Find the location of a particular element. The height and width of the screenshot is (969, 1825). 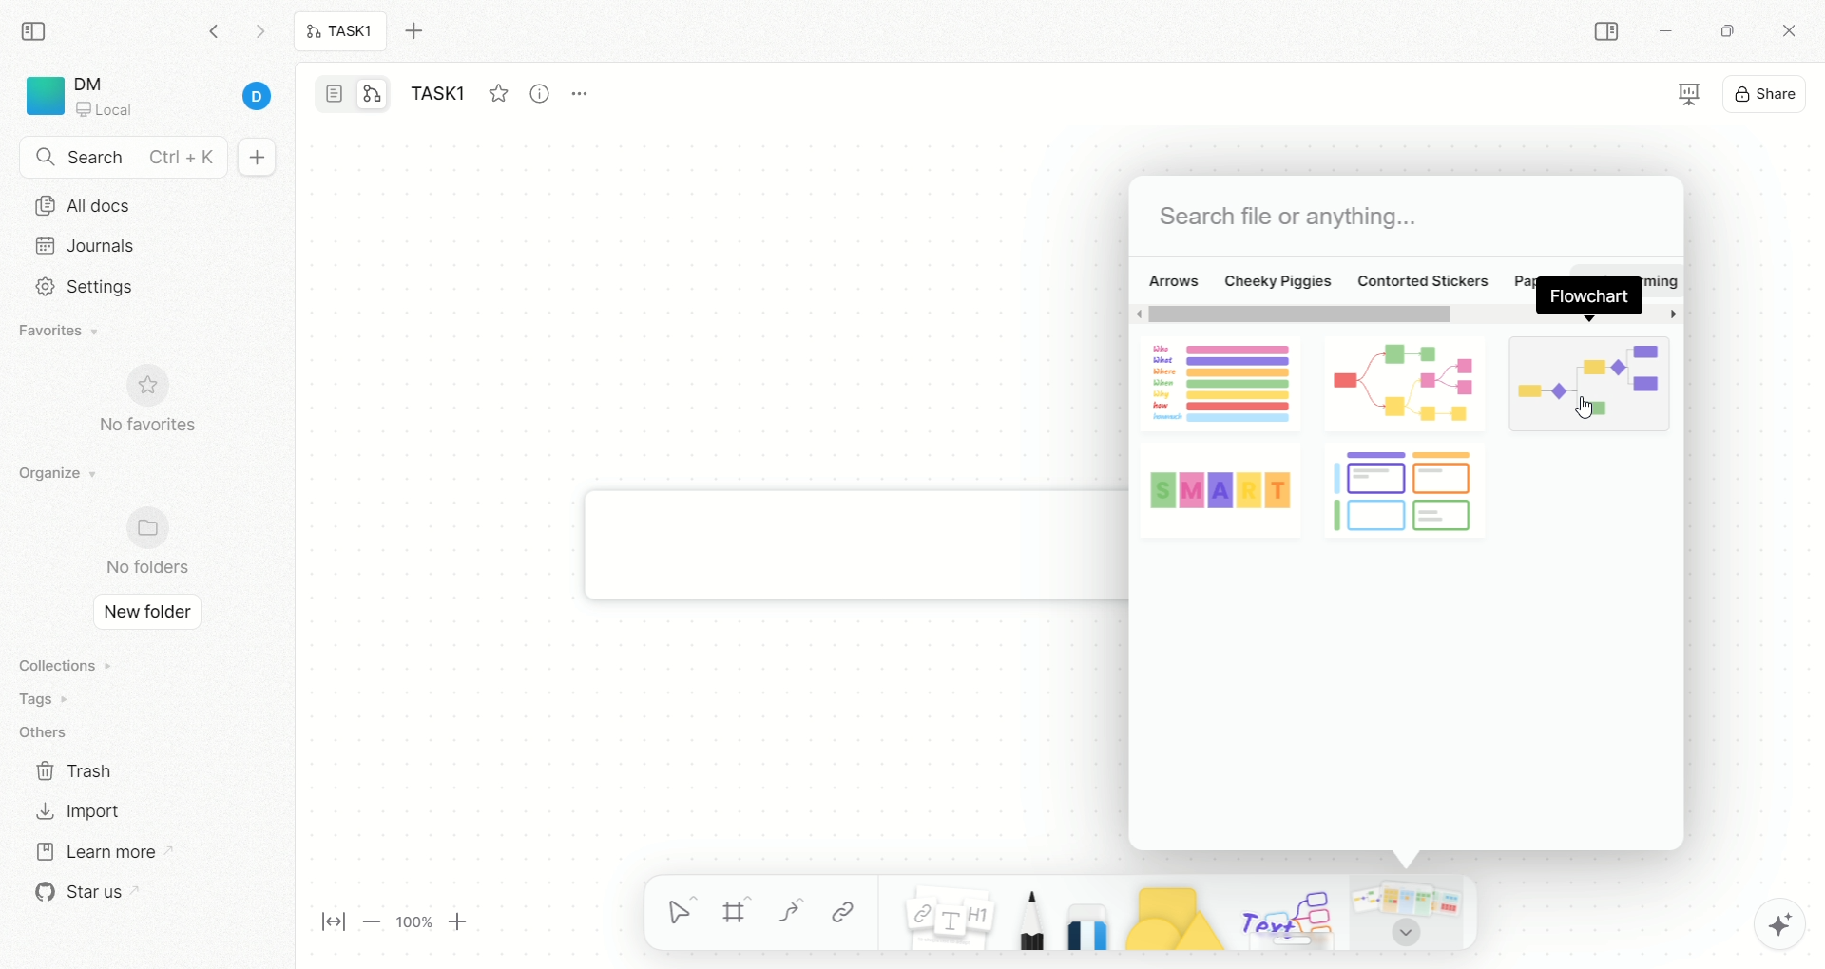

task1 is located at coordinates (443, 96).